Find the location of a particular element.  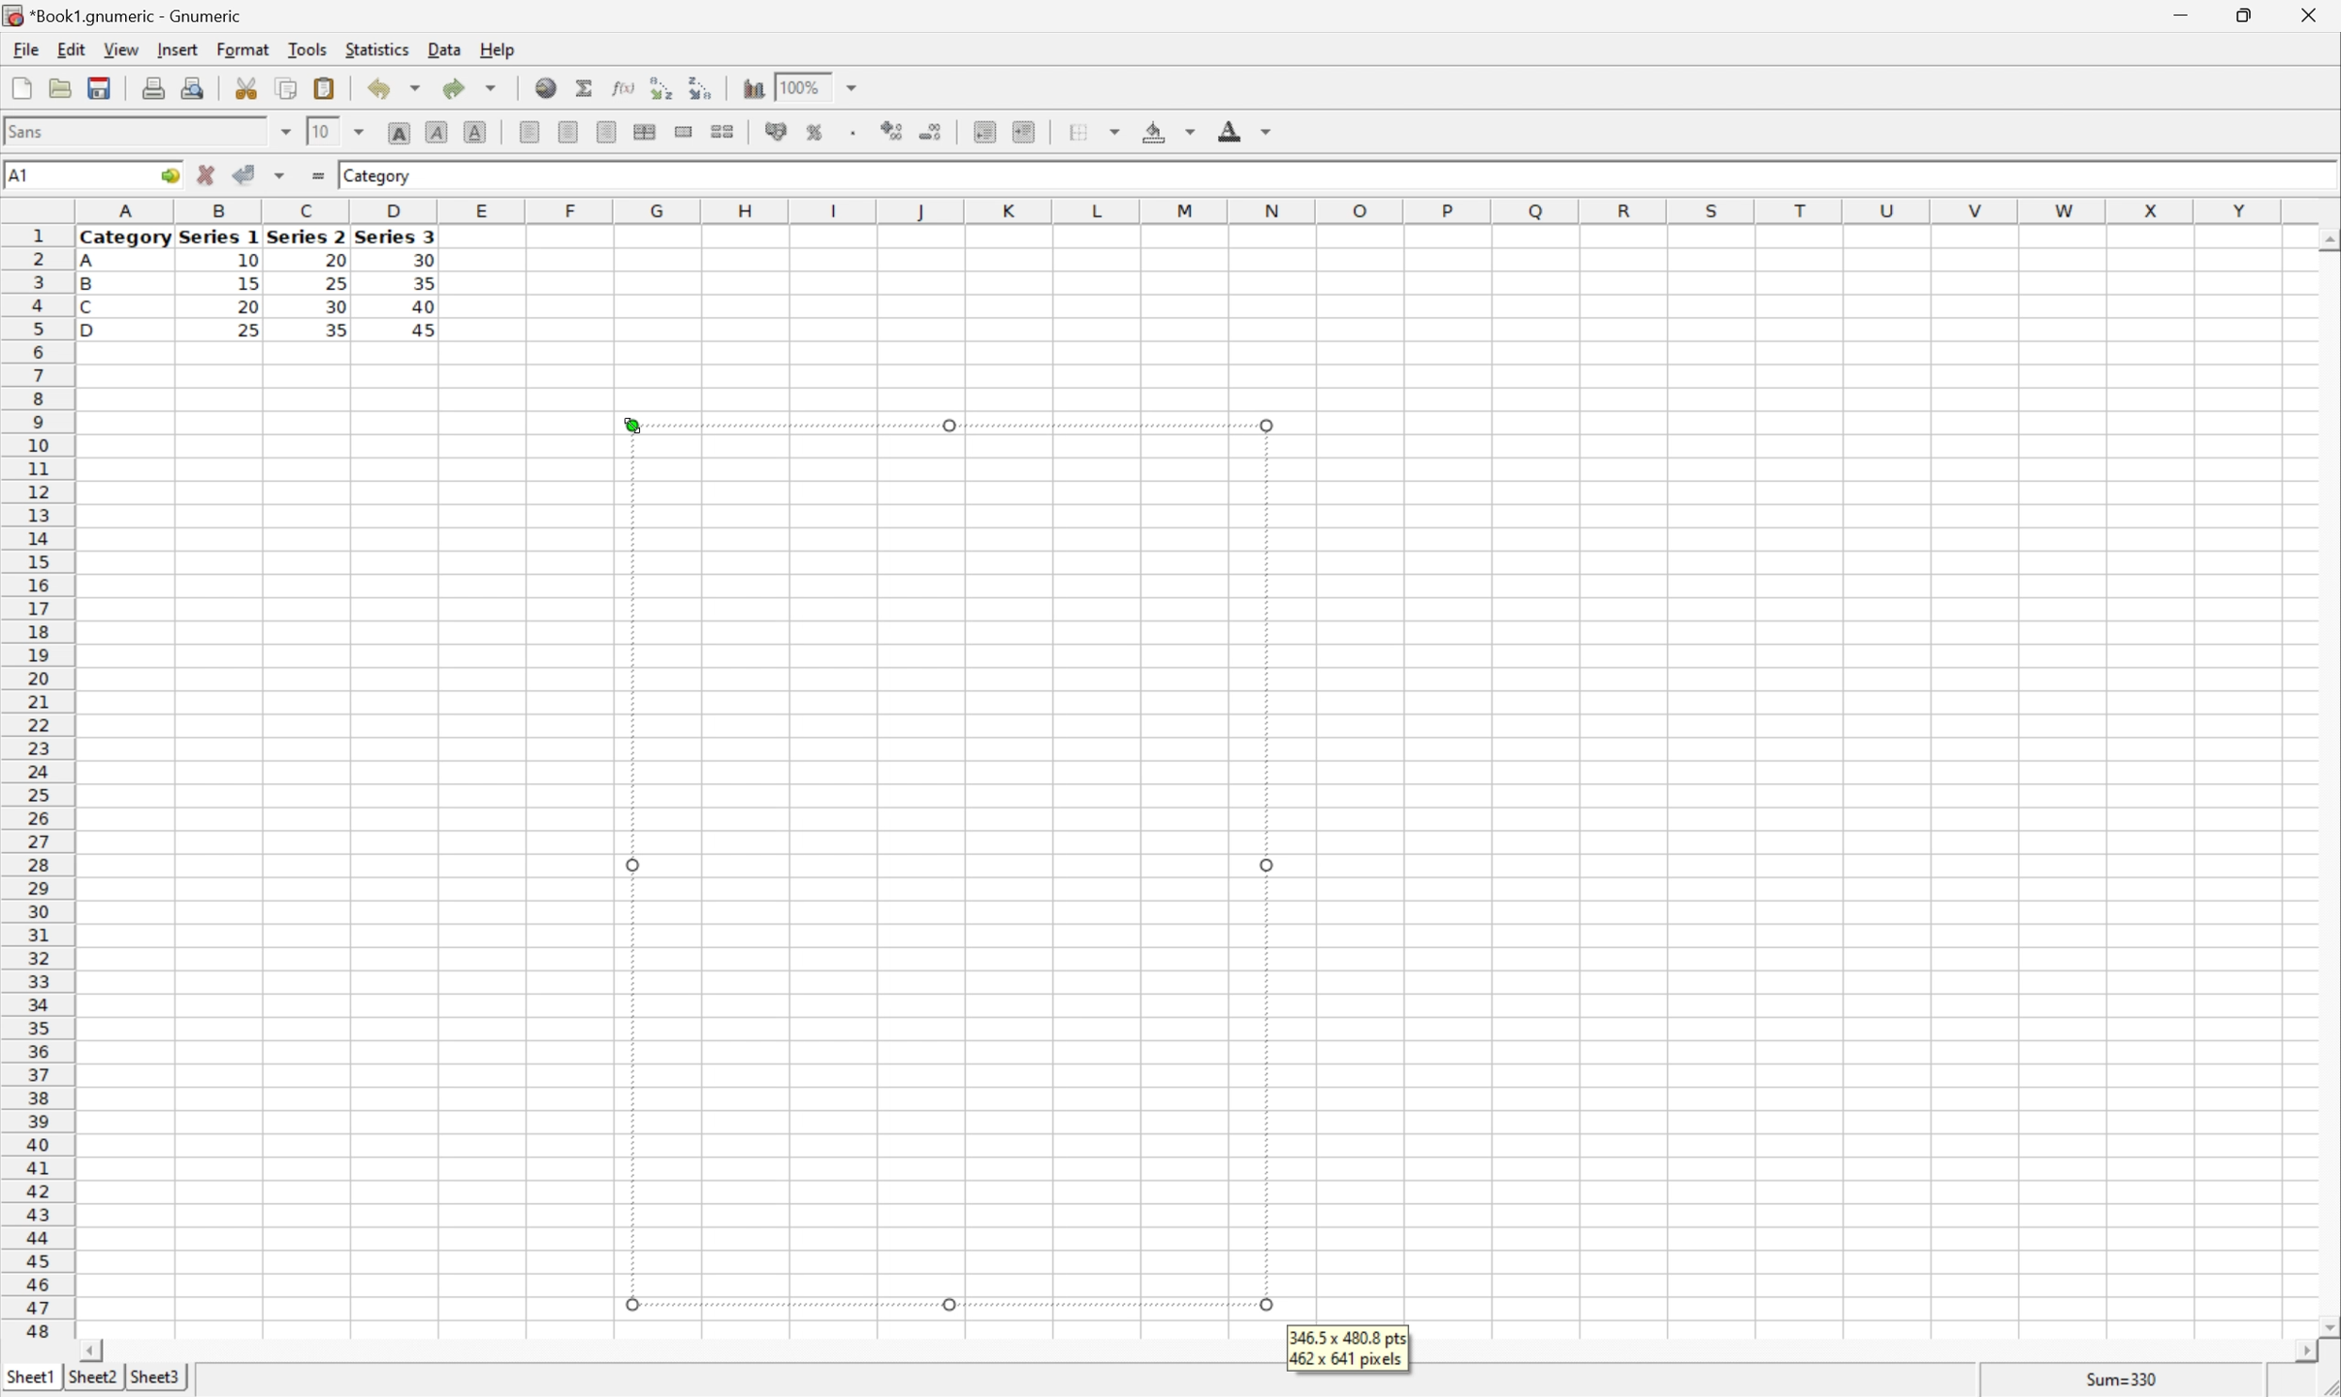

View is located at coordinates (121, 48).